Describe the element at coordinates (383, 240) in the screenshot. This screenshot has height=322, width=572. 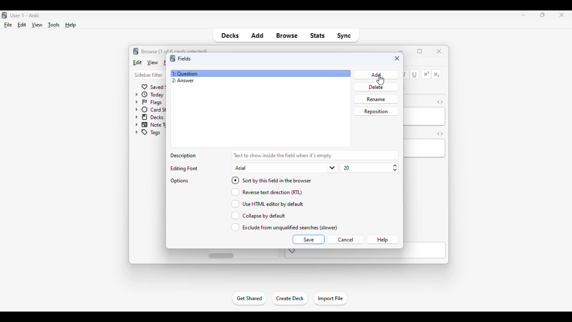
I see `help` at that location.